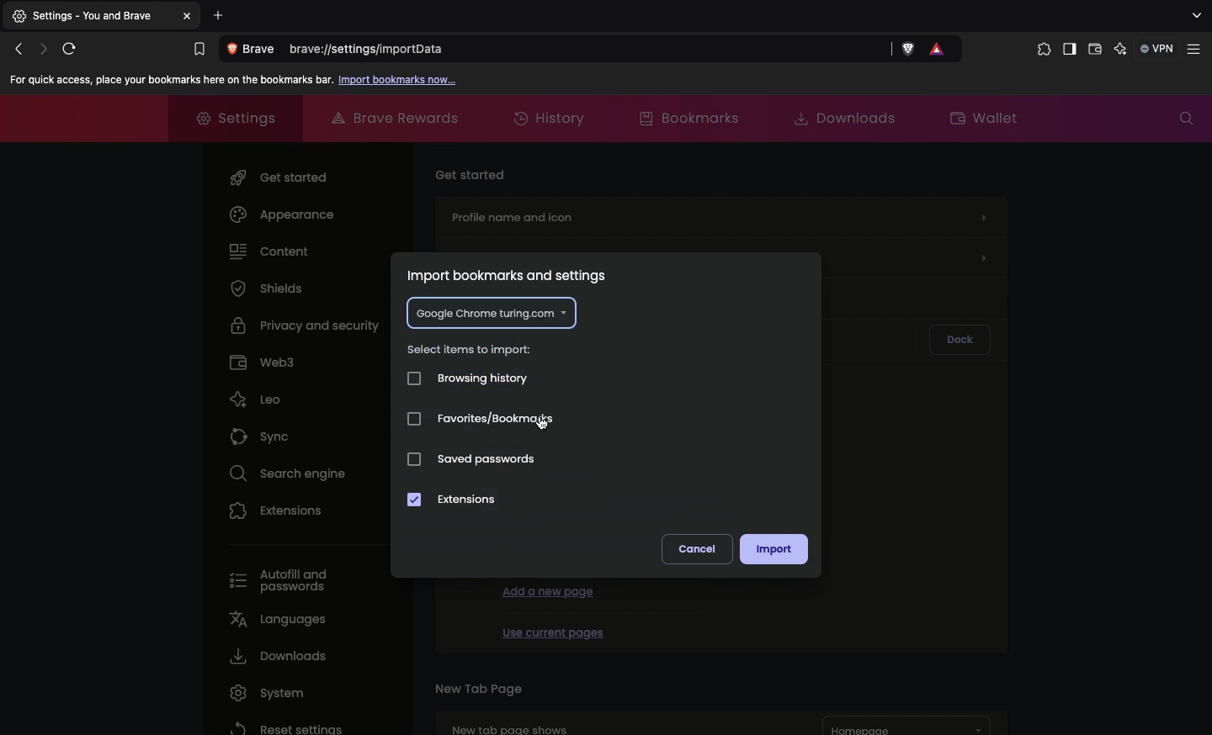 The image size is (1212, 735). Describe the element at coordinates (18, 50) in the screenshot. I see `Click to go back, hold to see history` at that location.